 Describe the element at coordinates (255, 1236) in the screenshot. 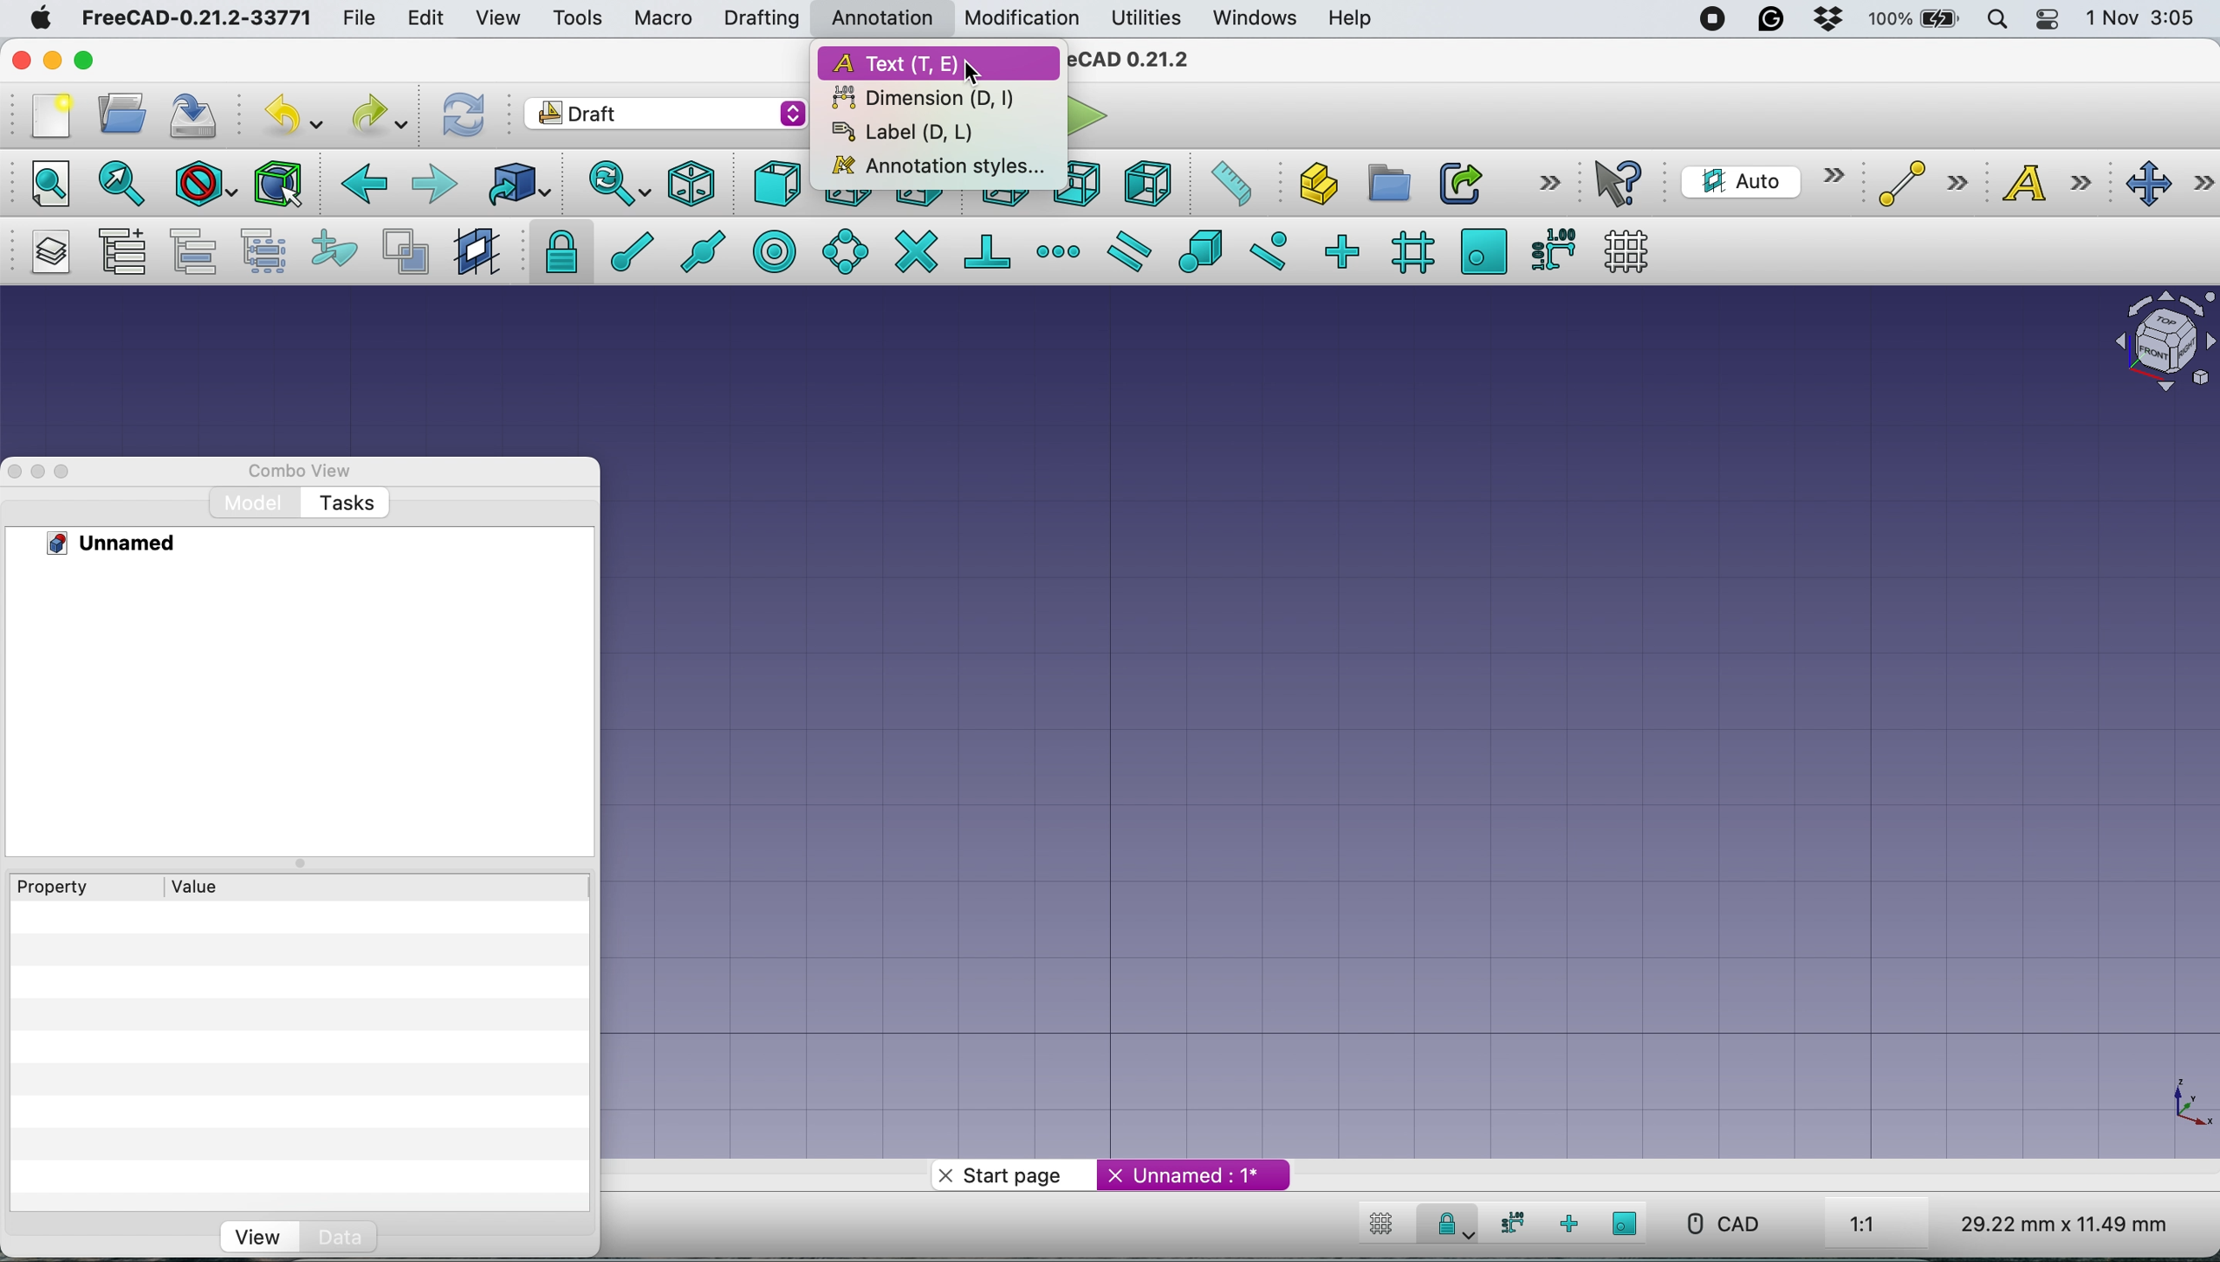

I see `view` at that location.